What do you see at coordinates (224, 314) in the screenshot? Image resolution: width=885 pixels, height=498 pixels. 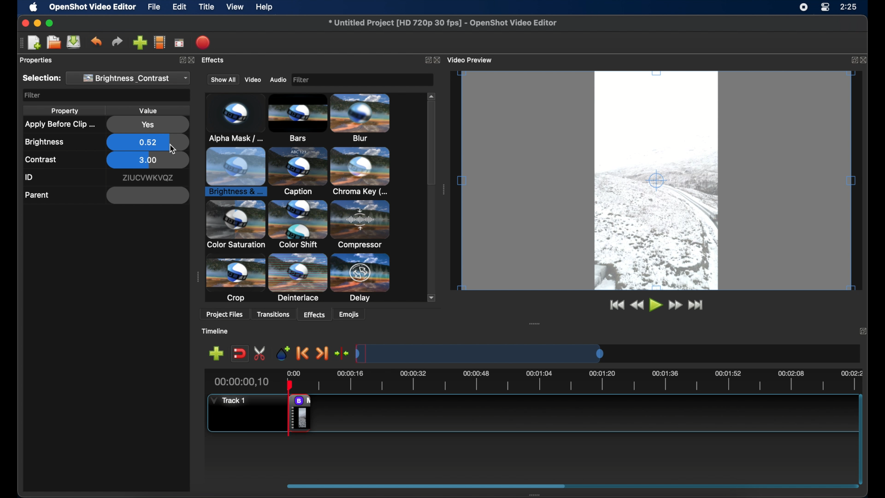 I see `project files` at bounding box center [224, 314].